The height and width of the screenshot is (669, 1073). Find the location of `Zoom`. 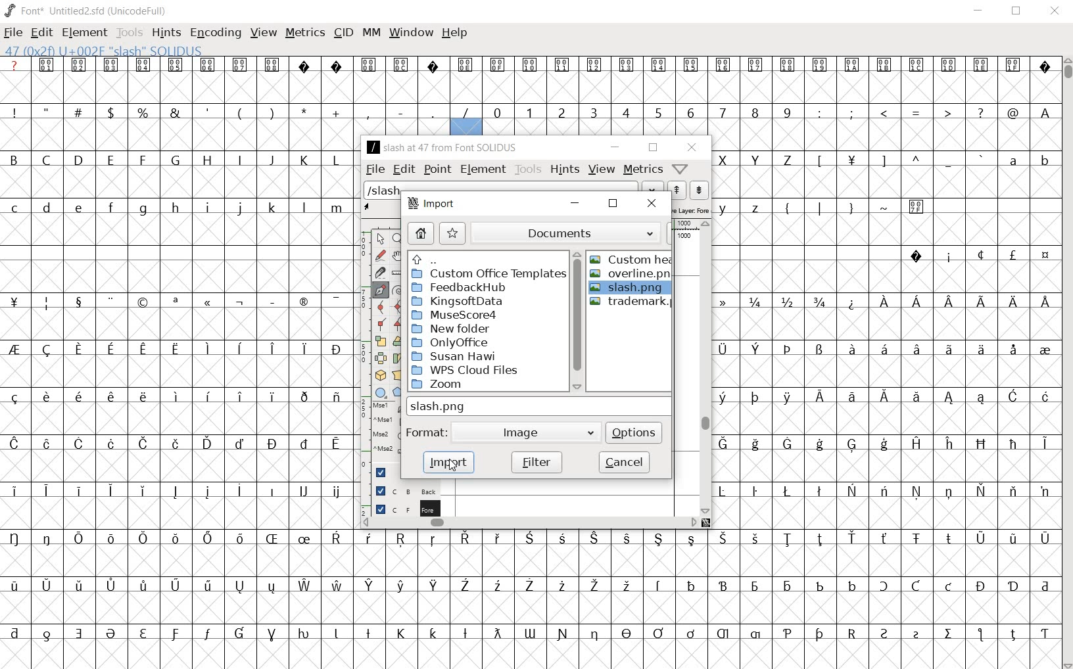

Zoom is located at coordinates (446, 384).